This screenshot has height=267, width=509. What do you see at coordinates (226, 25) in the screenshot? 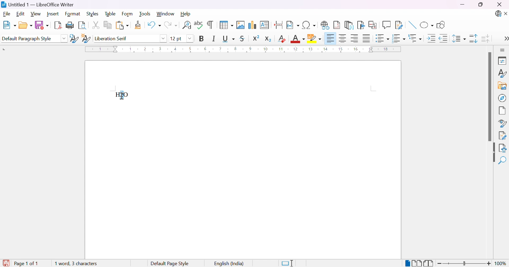
I see `Insert table` at bounding box center [226, 25].